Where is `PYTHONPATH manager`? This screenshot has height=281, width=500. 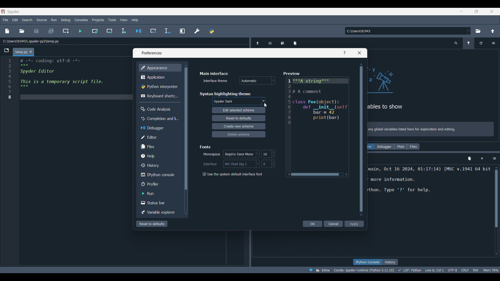
PYTHONPATH manager is located at coordinates (211, 30).